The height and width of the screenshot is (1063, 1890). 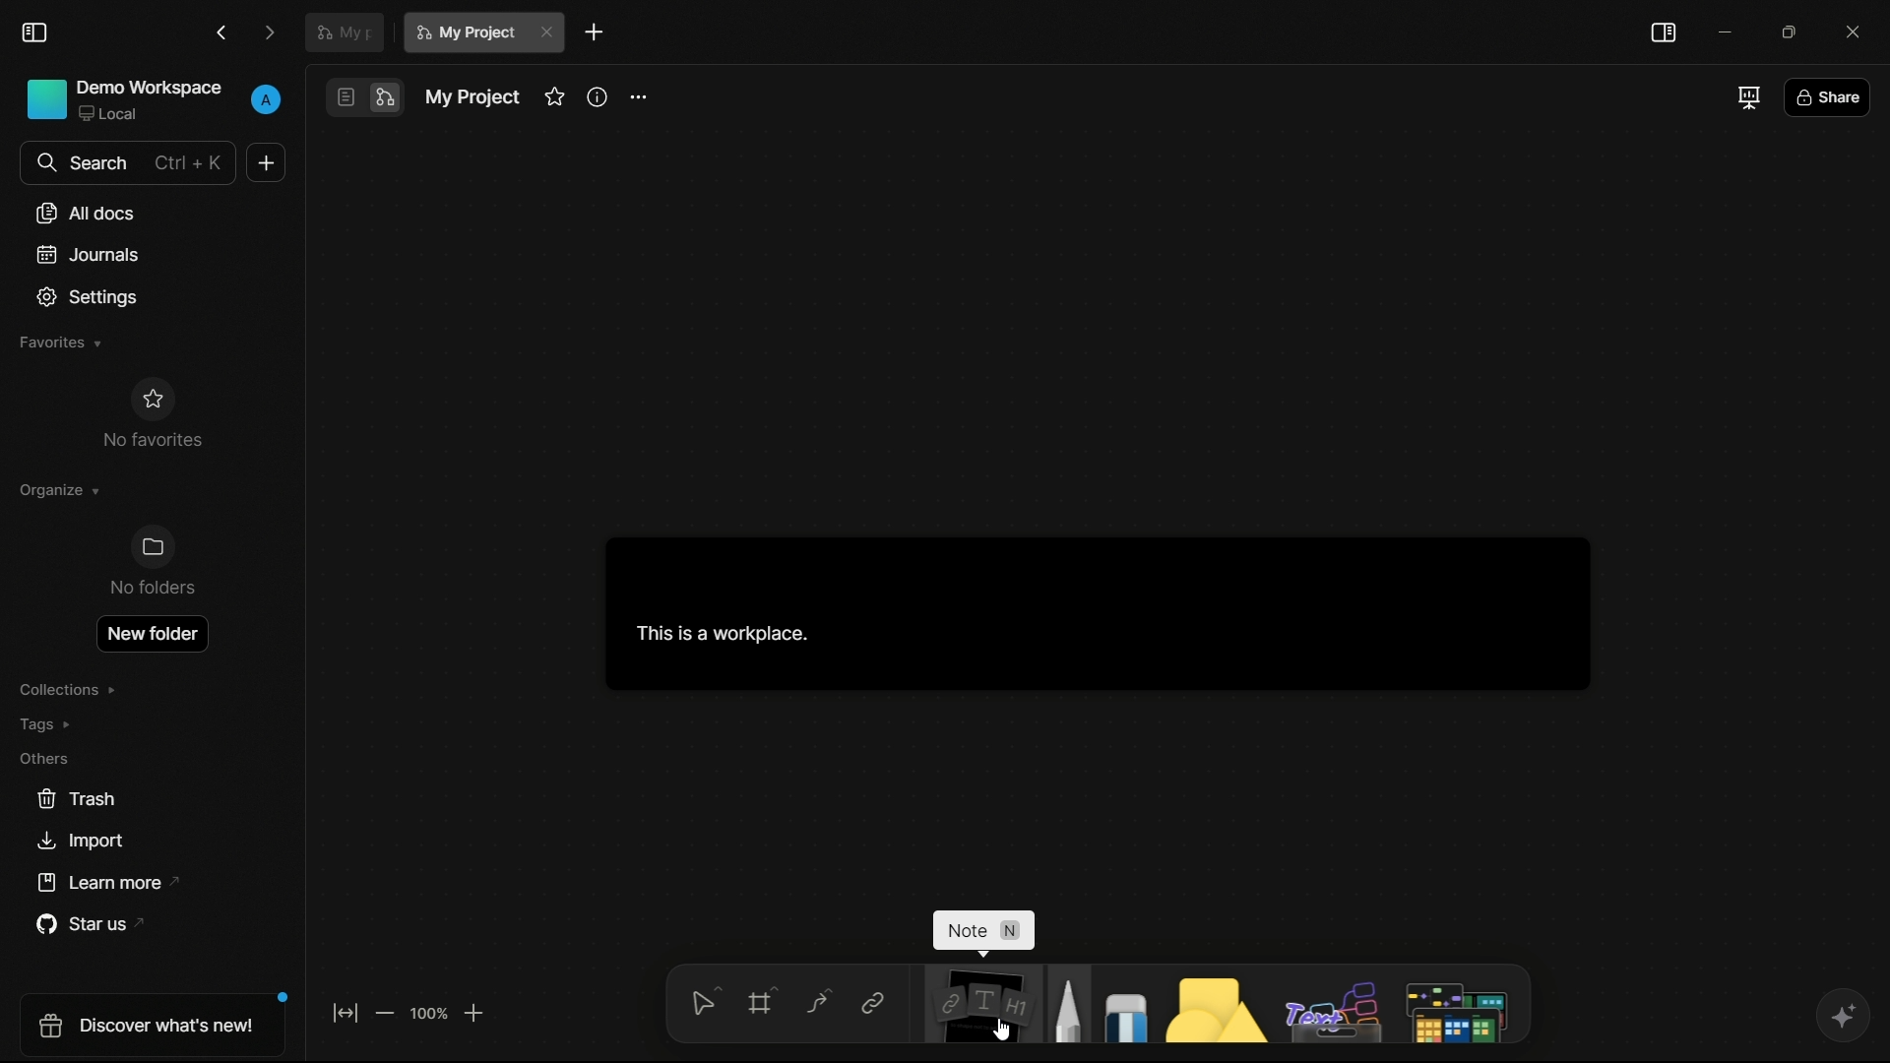 What do you see at coordinates (387, 1013) in the screenshot?
I see `zoom out` at bounding box center [387, 1013].